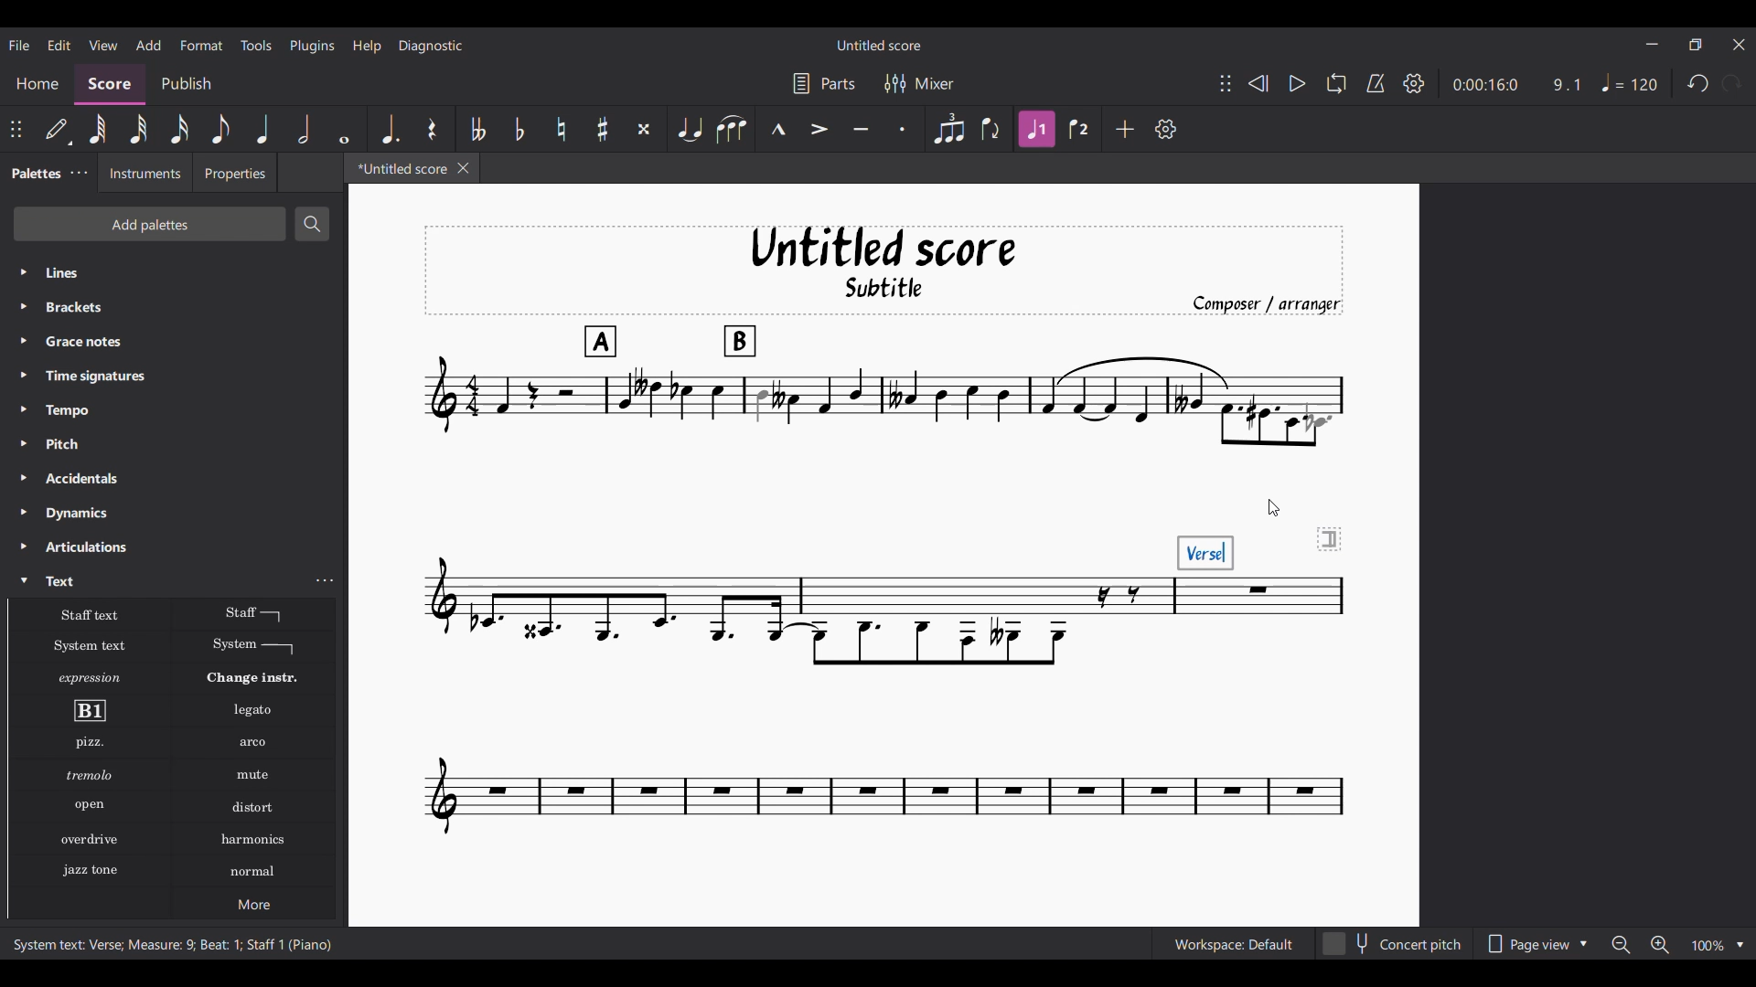 The height and width of the screenshot is (987, 1756). Describe the element at coordinates (312, 46) in the screenshot. I see `Plugins menu` at that location.